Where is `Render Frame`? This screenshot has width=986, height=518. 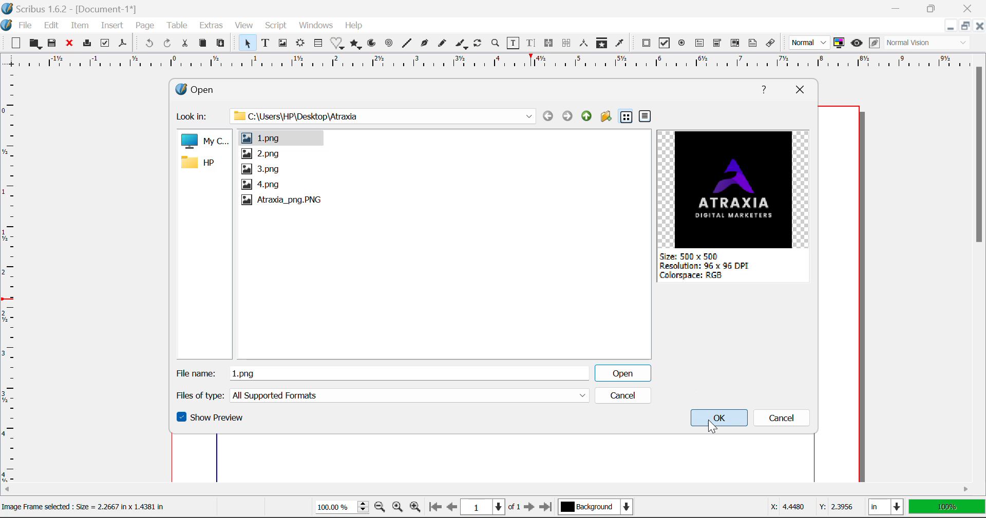
Render Frame is located at coordinates (301, 44).